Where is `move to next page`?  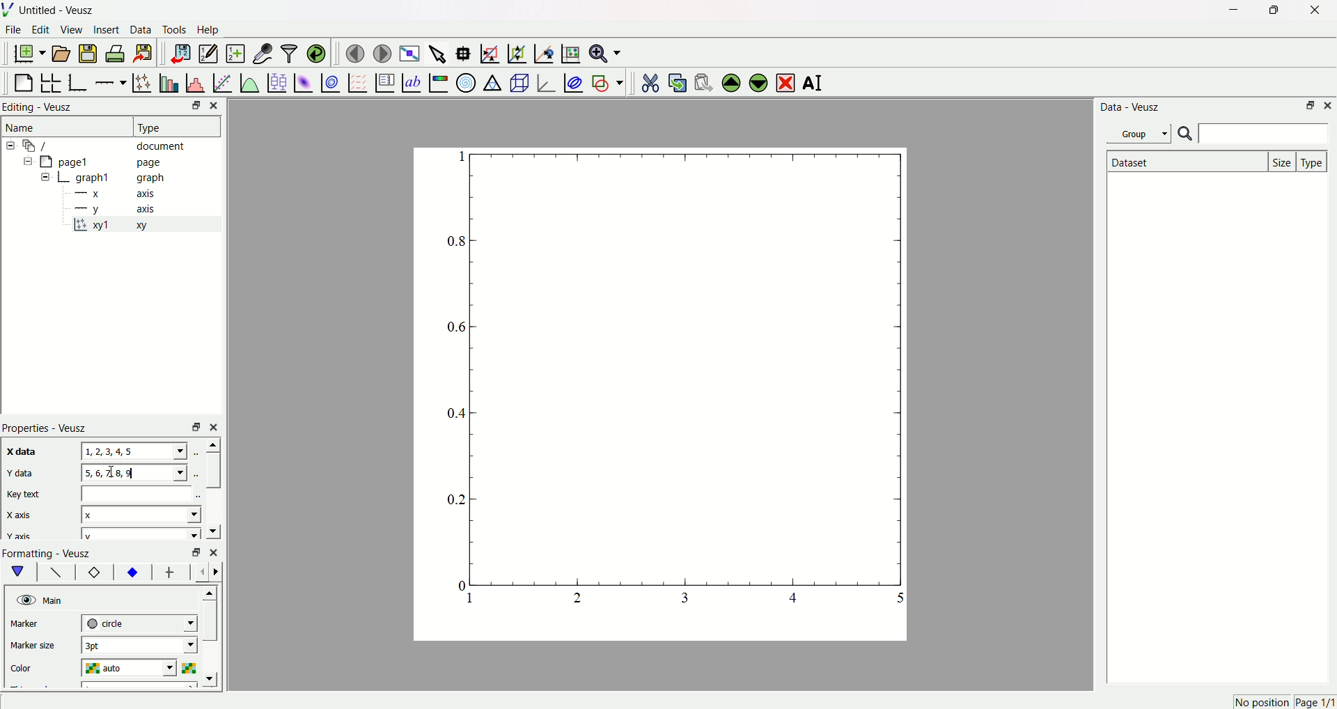 move to next page is located at coordinates (383, 52).